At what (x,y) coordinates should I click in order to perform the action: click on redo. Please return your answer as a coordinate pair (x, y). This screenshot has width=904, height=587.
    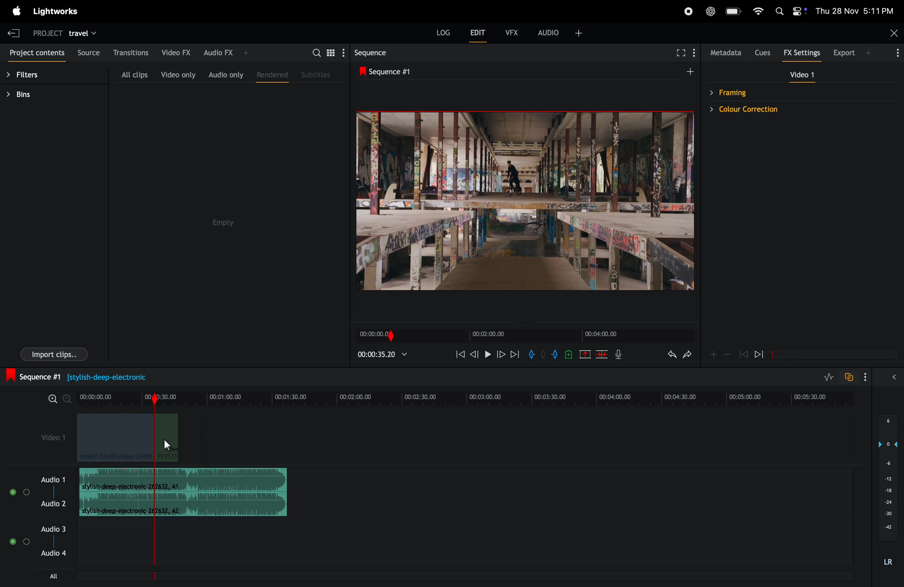
    Looking at the image, I should click on (688, 357).